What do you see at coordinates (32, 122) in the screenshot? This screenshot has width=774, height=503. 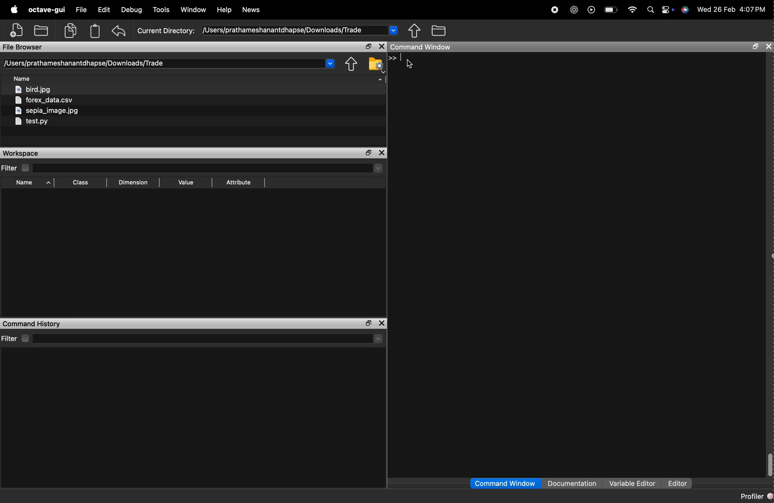 I see ` test.py` at bounding box center [32, 122].